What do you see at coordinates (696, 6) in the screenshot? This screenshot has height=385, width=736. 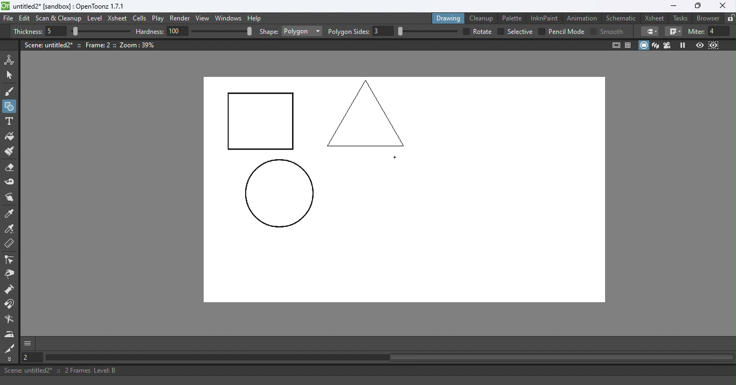 I see `Maximize` at bounding box center [696, 6].